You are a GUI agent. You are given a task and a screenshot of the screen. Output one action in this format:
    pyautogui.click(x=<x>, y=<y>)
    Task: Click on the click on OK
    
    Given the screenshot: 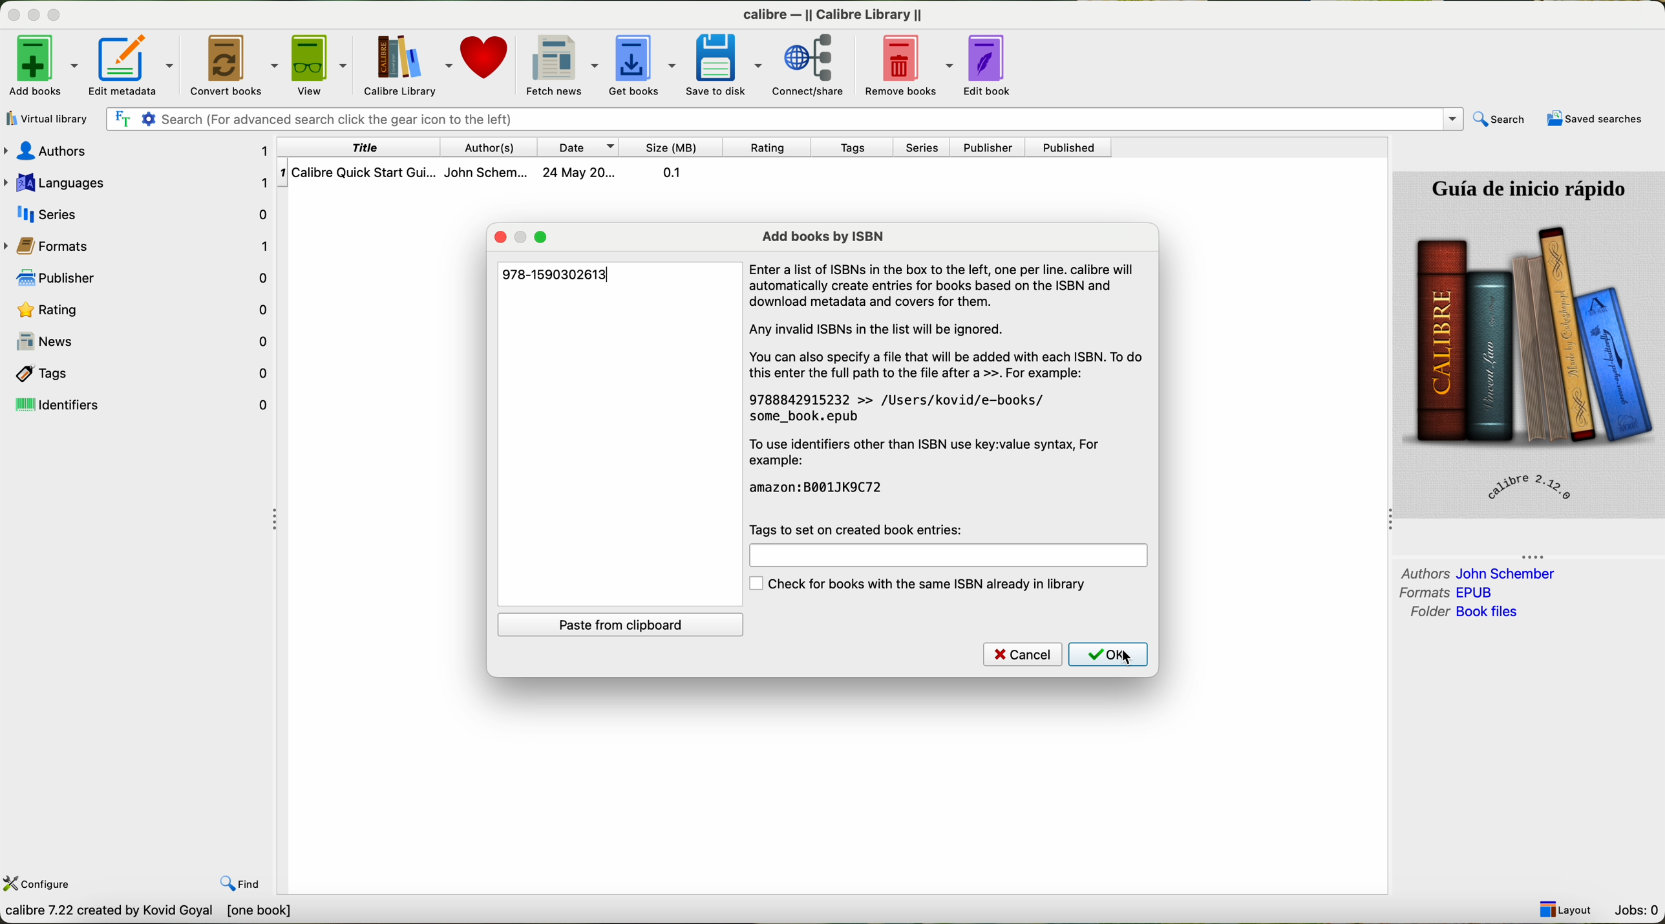 What is the action you would take?
    pyautogui.click(x=1108, y=656)
    